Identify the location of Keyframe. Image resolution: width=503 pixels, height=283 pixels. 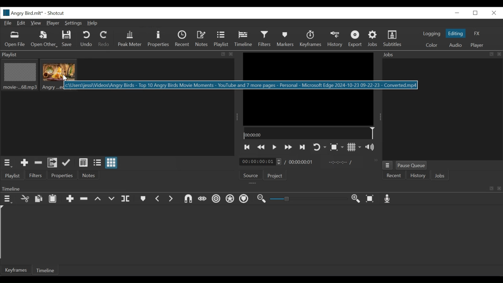
(15, 270).